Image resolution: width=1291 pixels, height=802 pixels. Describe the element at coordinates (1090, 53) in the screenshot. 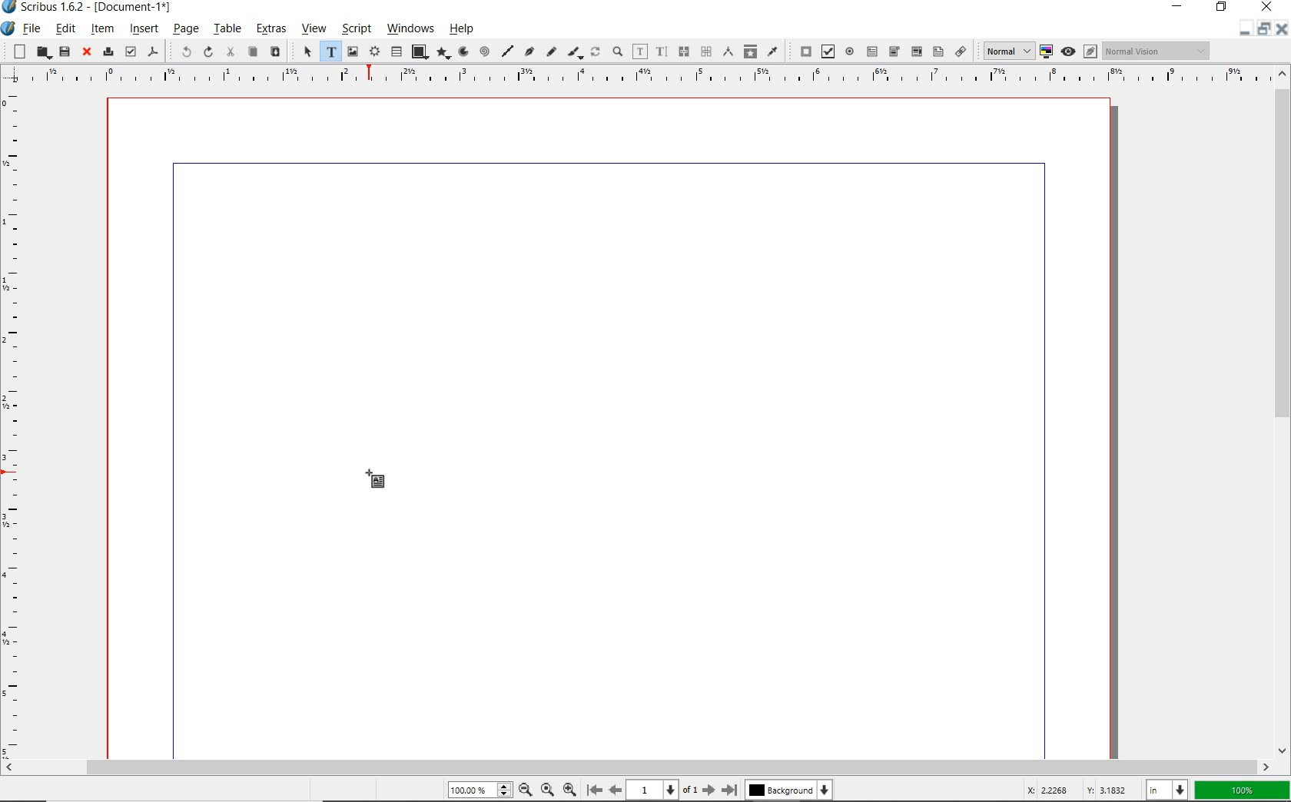

I see `Edit in preview mode` at that location.